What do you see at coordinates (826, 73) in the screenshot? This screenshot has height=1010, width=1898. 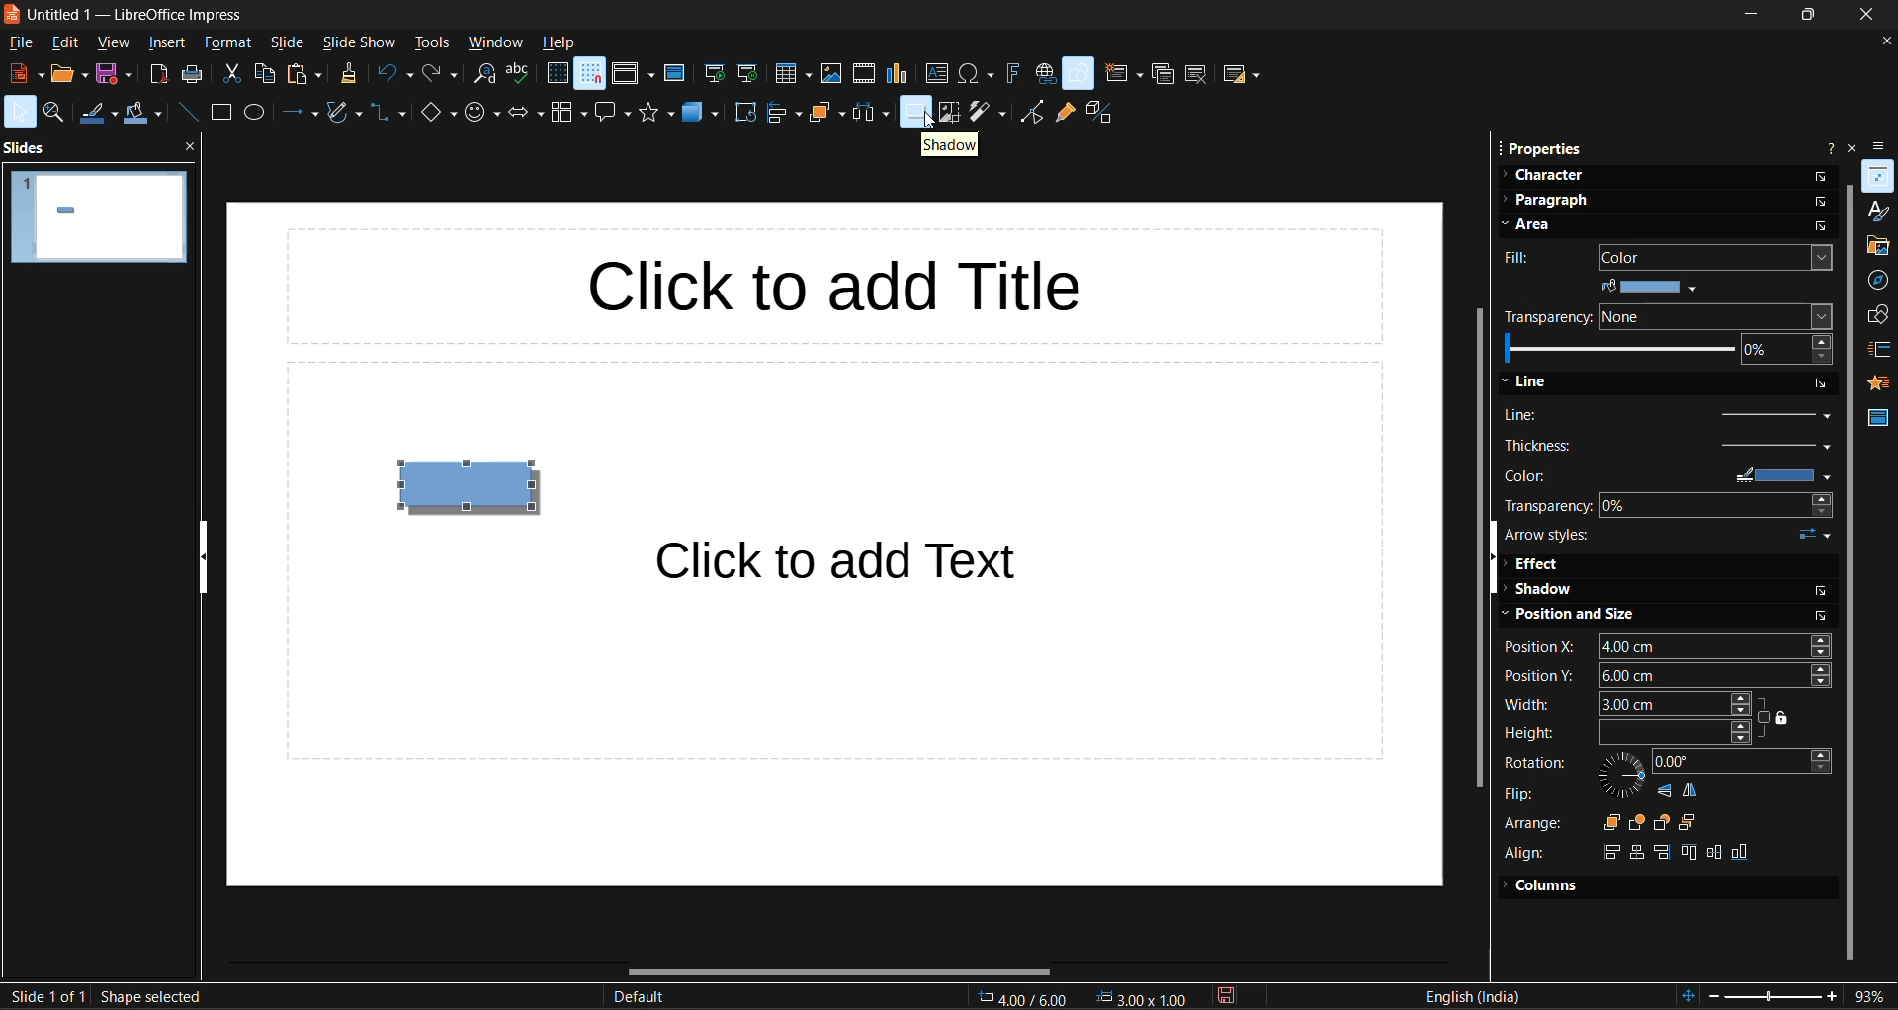 I see `insert image` at bounding box center [826, 73].